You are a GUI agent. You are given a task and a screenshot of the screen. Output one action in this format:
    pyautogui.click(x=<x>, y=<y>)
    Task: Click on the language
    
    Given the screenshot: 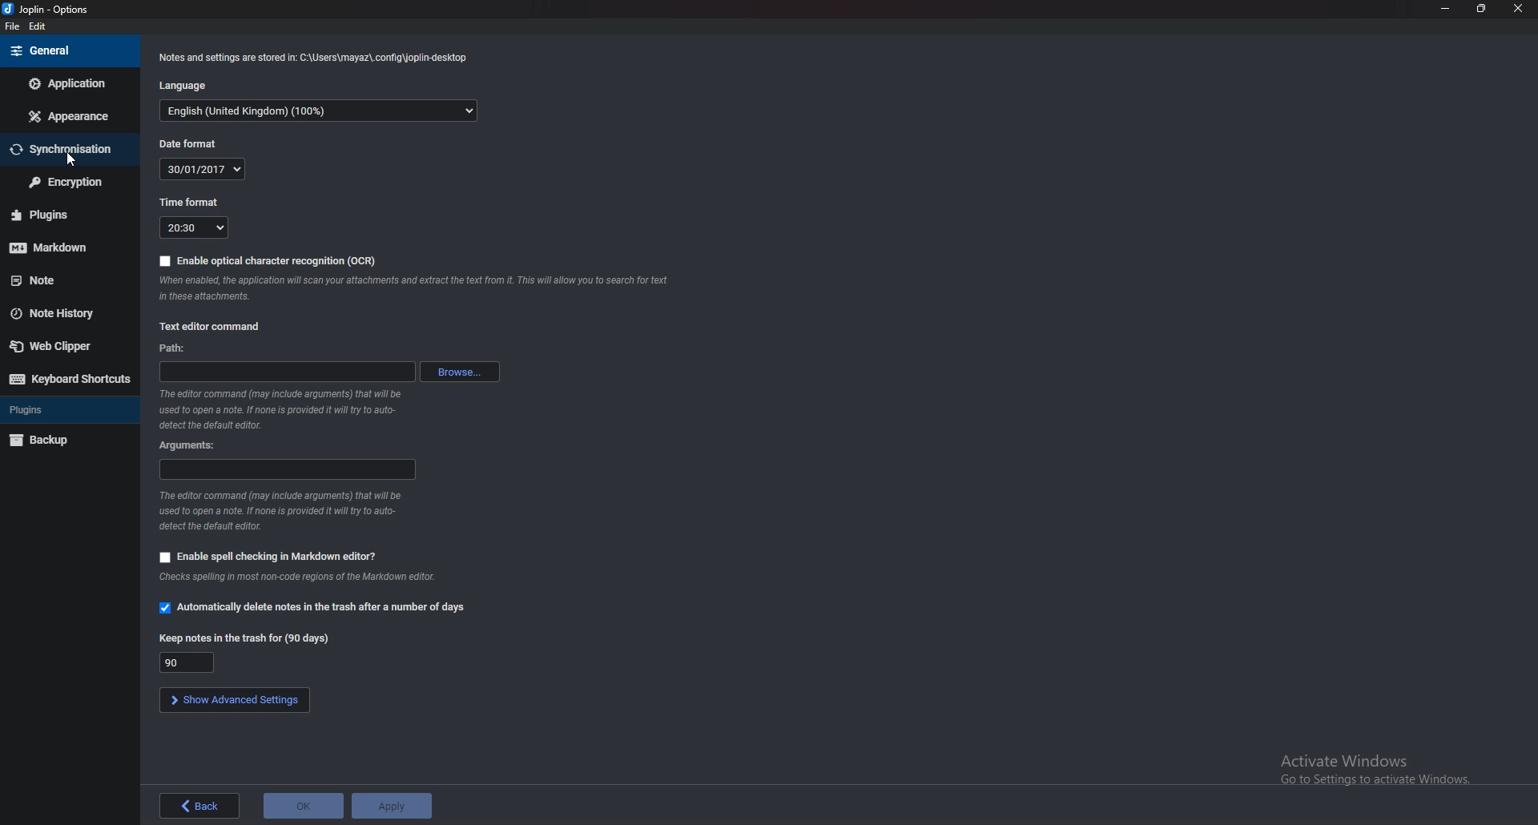 What is the action you would take?
    pyautogui.click(x=318, y=110)
    